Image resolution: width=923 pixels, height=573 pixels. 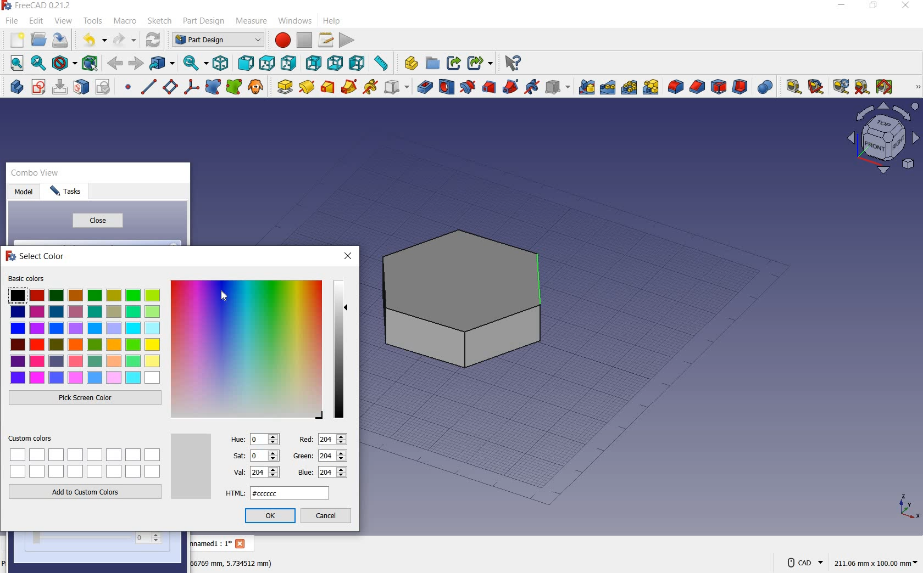 What do you see at coordinates (71, 193) in the screenshot?
I see `tasks` at bounding box center [71, 193].